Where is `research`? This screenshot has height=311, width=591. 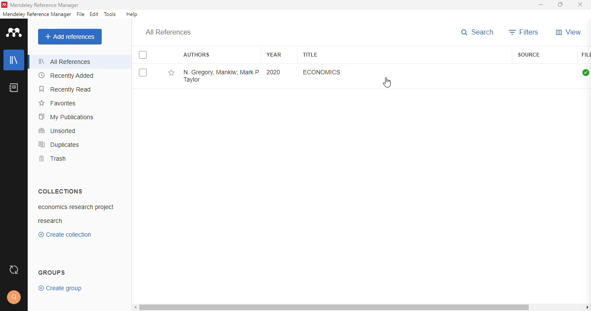
research is located at coordinates (51, 221).